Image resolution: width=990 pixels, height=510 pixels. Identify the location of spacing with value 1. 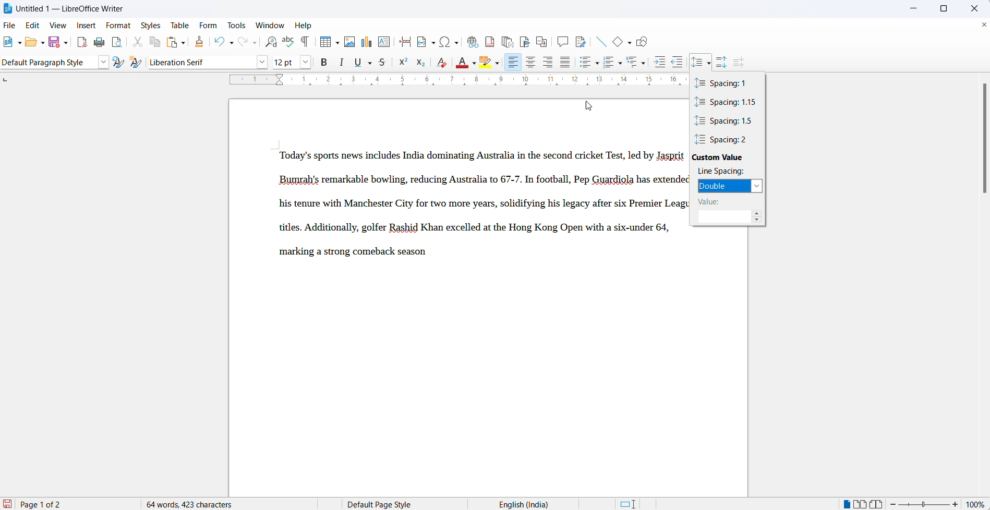
(723, 83).